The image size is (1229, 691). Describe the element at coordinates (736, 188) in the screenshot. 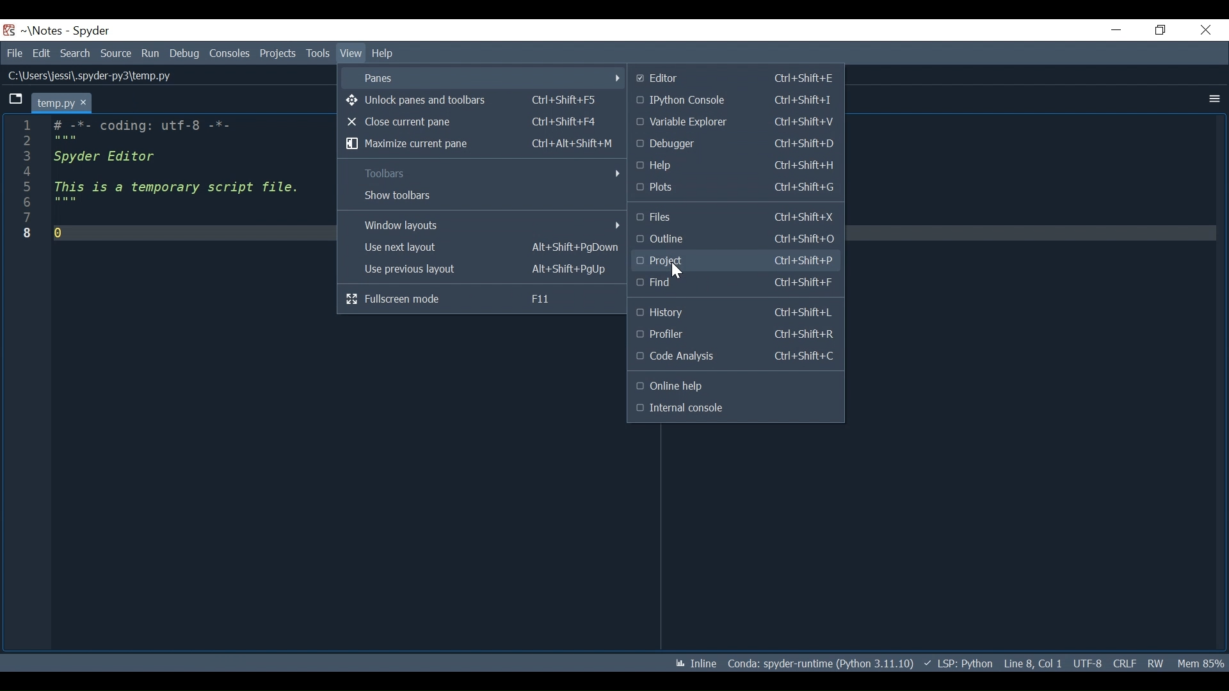

I see `Plots` at that location.